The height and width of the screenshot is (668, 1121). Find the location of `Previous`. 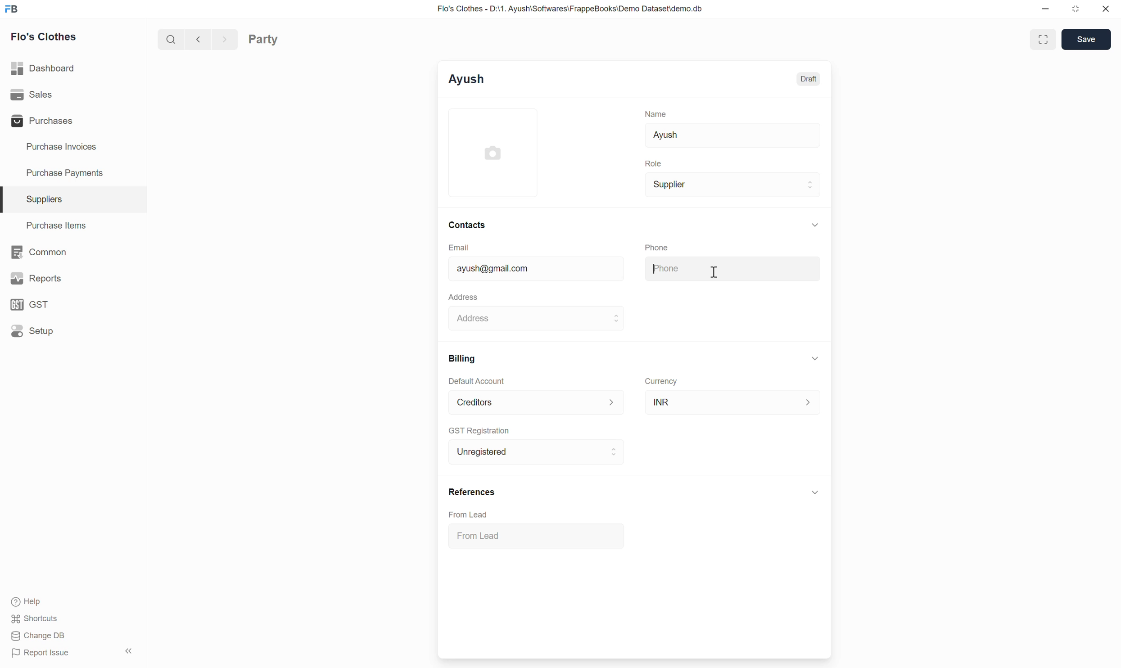

Previous is located at coordinates (198, 39).